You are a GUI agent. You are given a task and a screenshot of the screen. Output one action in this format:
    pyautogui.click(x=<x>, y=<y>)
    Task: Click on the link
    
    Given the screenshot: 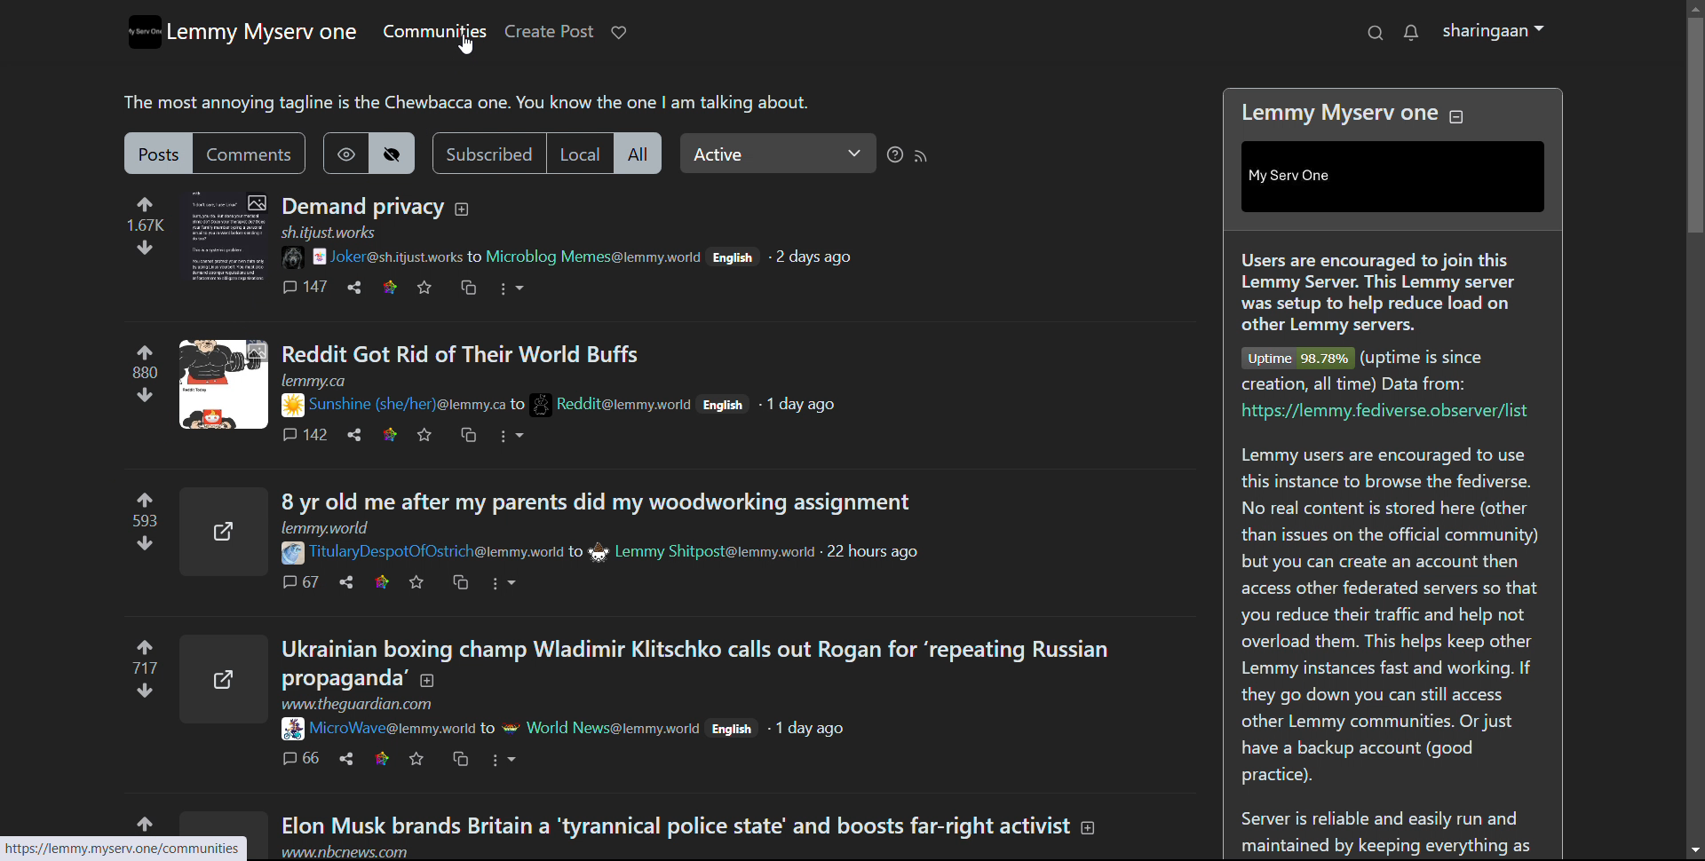 What is the action you would take?
    pyautogui.click(x=379, y=581)
    